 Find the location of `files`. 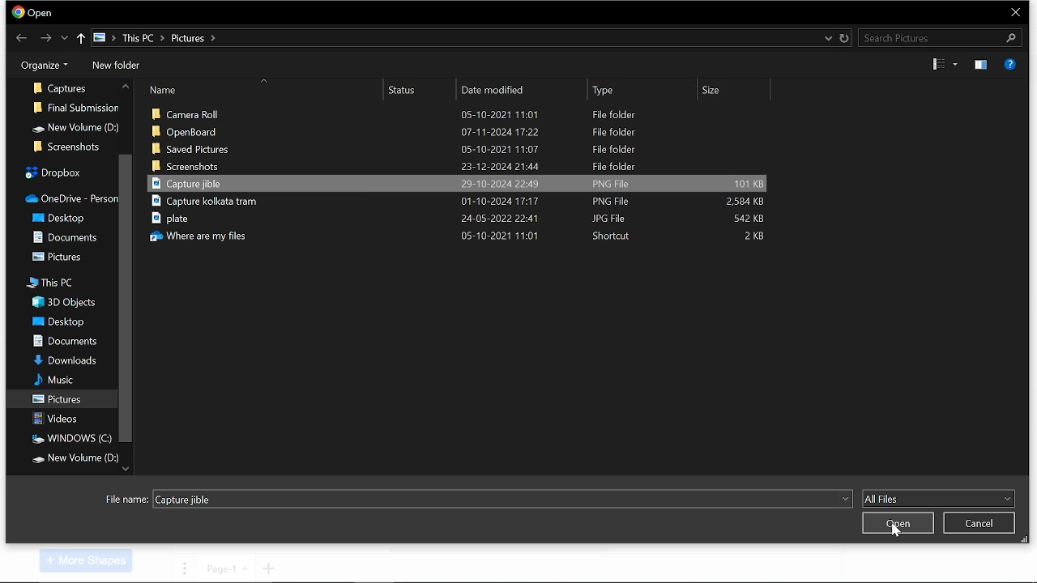

files is located at coordinates (464, 112).